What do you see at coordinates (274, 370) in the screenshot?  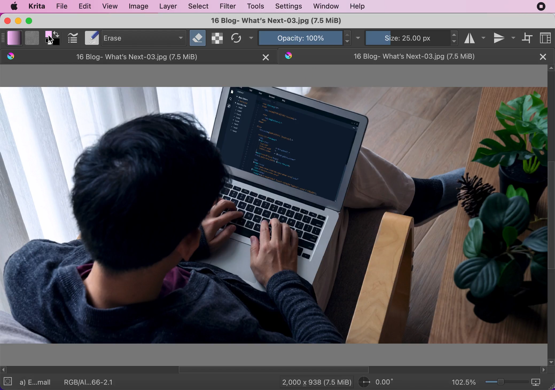 I see `horizontal scroll bar` at bounding box center [274, 370].